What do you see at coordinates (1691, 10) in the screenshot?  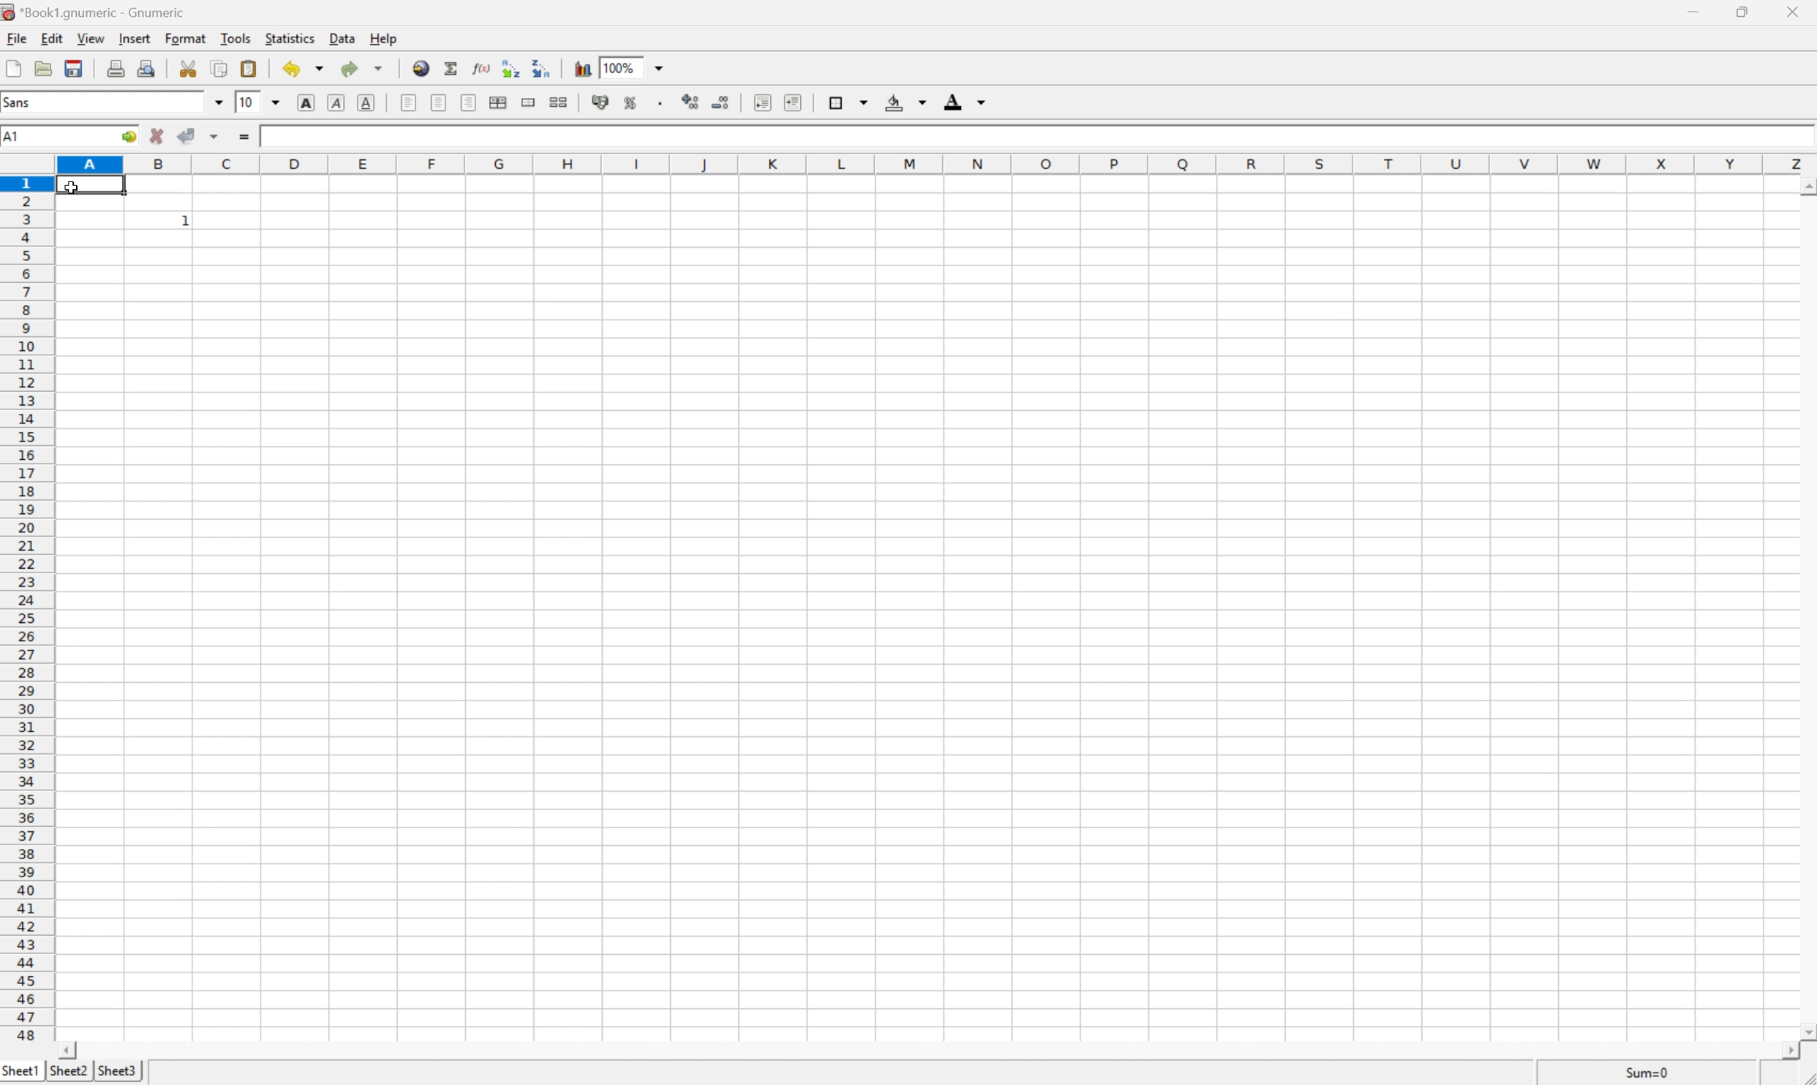 I see `minimize` at bounding box center [1691, 10].